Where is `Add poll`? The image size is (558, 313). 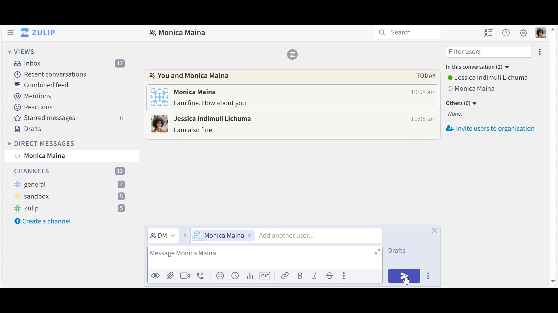
Add poll is located at coordinates (251, 276).